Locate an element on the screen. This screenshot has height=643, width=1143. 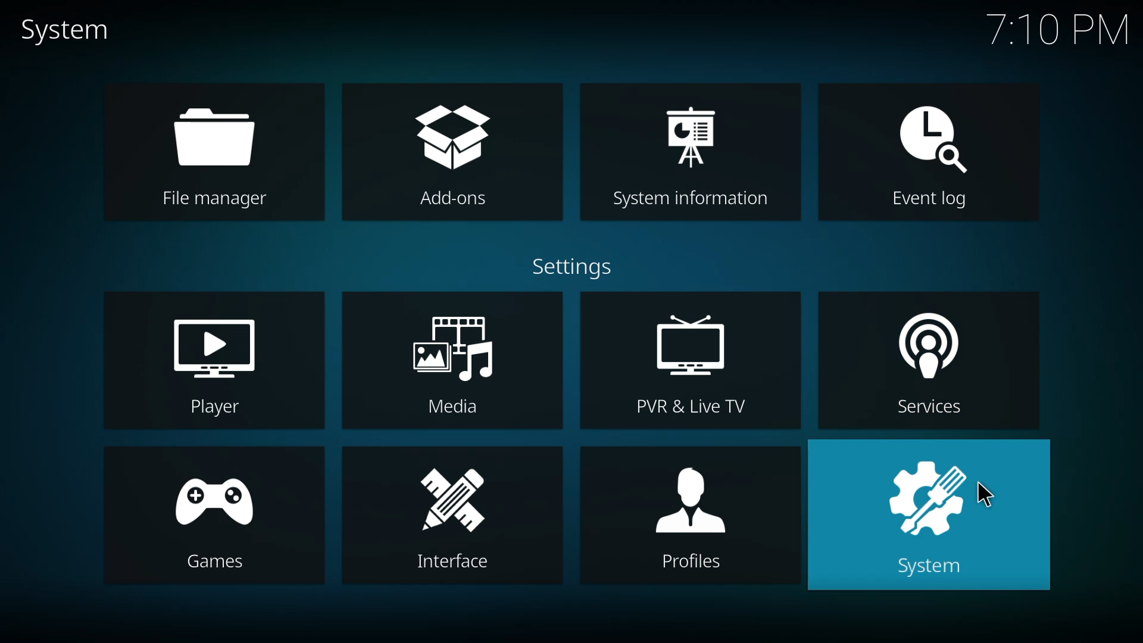
pvr & live tv is located at coordinates (695, 367).